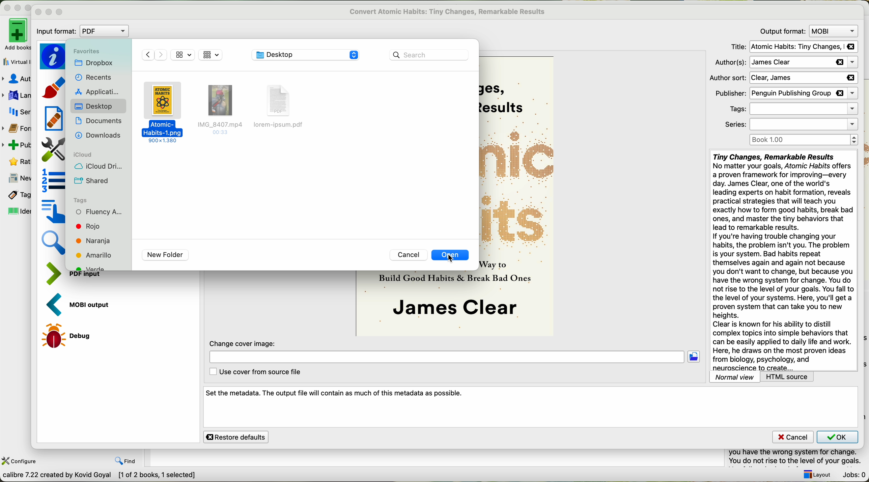 The image size is (869, 482). I want to click on search bar, so click(430, 54).